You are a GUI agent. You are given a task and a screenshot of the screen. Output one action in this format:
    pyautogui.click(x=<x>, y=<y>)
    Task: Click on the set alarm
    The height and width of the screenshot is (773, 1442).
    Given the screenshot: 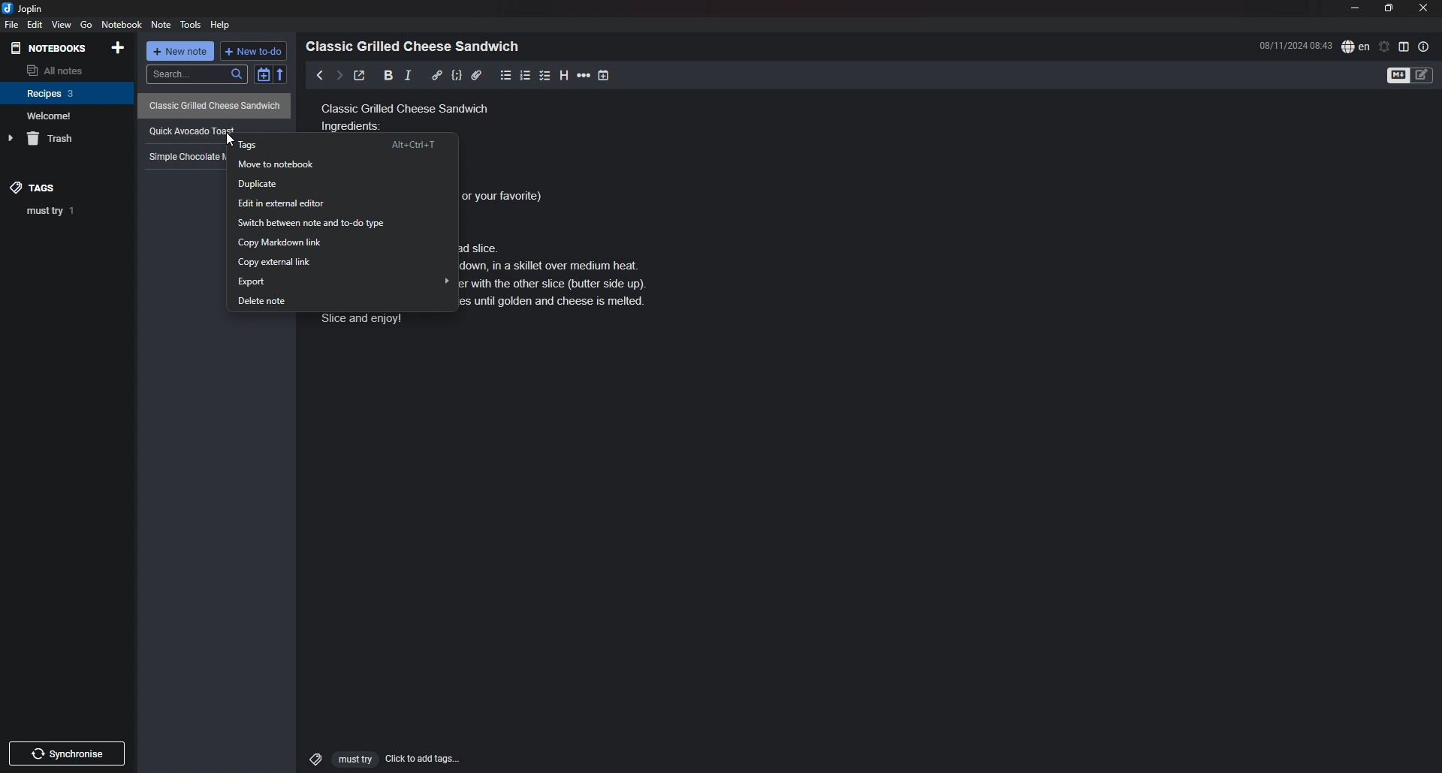 What is the action you would take?
    pyautogui.click(x=1385, y=46)
    